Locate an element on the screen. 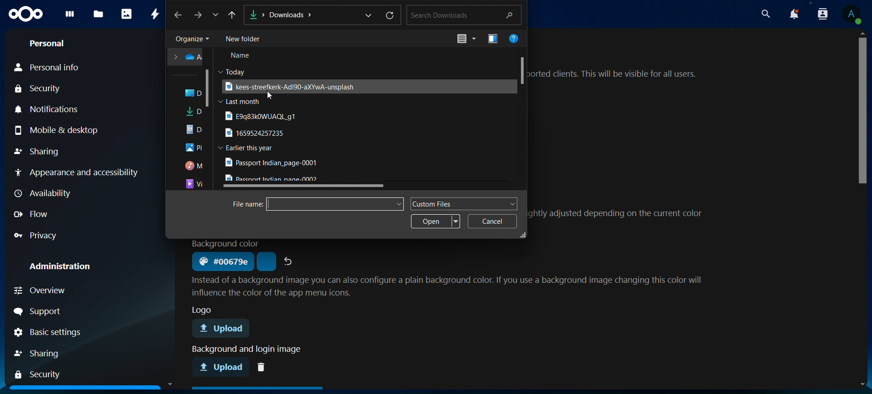  flow is located at coordinates (41, 215).